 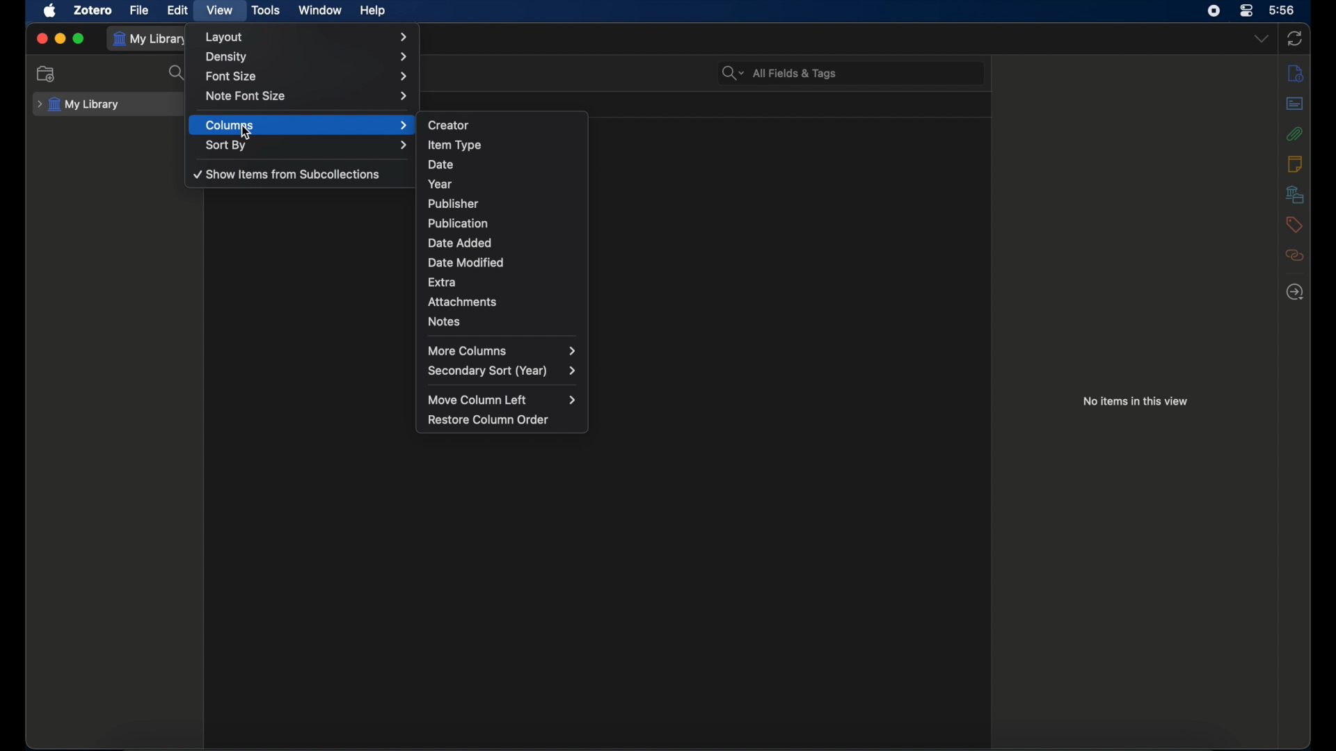 I want to click on font size, so click(x=310, y=76).